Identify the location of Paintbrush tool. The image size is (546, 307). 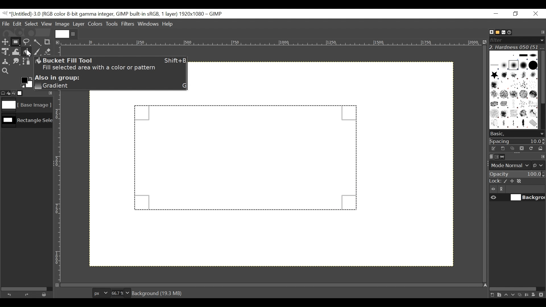
(38, 53).